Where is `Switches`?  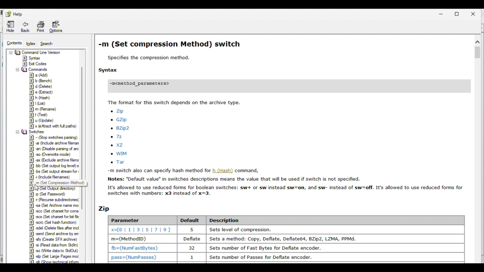 Switches is located at coordinates (32, 131).